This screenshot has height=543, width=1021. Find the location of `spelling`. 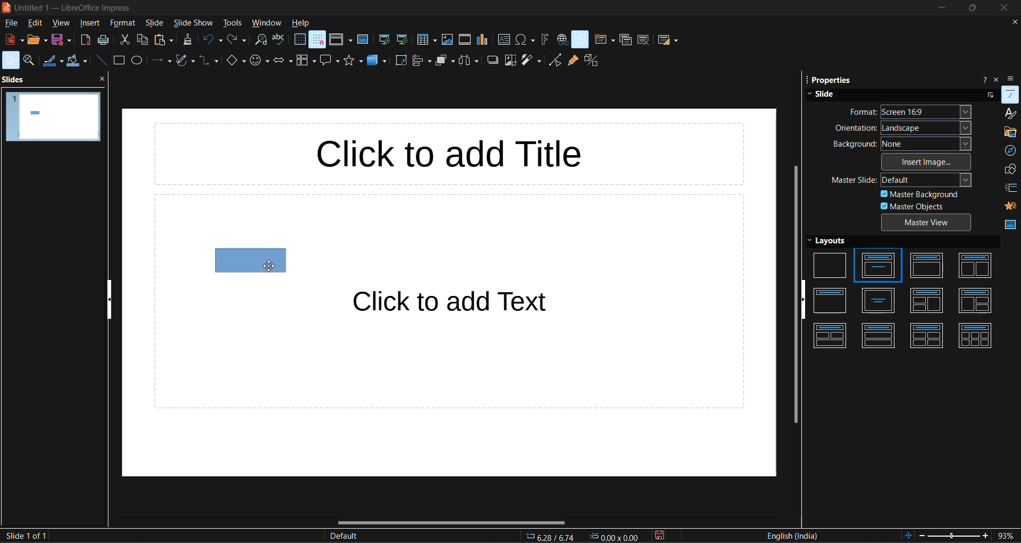

spelling is located at coordinates (279, 41).